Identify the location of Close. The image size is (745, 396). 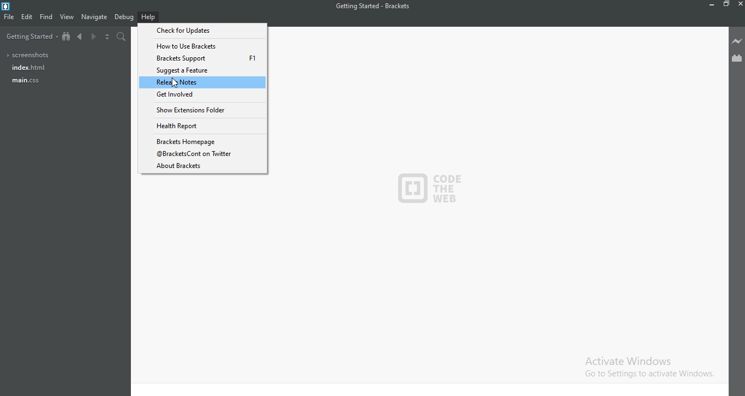
(740, 5).